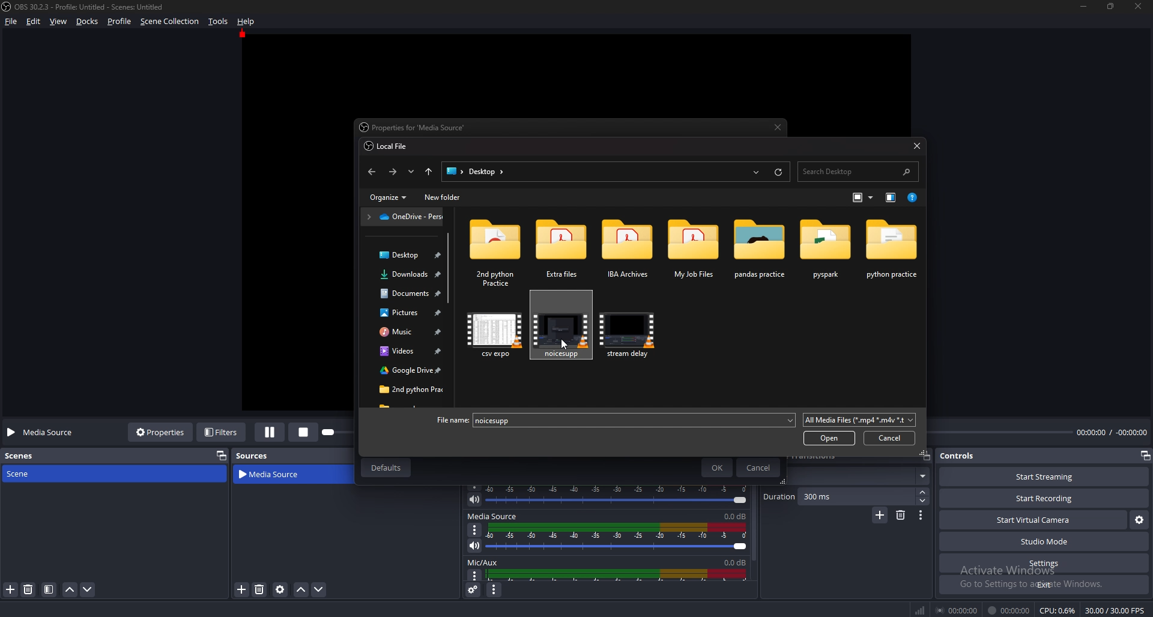  What do you see at coordinates (916, 145) in the screenshot?
I see `Close` at bounding box center [916, 145].